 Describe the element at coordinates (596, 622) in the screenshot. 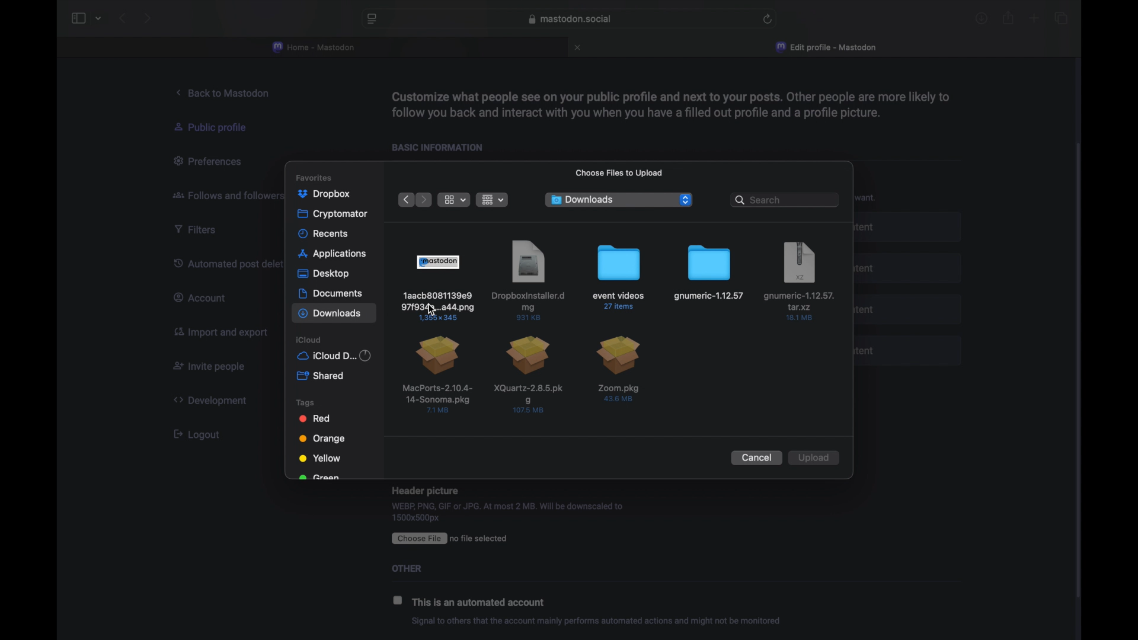

I see `info` at that location.